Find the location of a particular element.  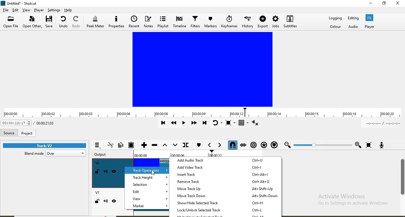

Peak meter is located at coordinates (95, 23).